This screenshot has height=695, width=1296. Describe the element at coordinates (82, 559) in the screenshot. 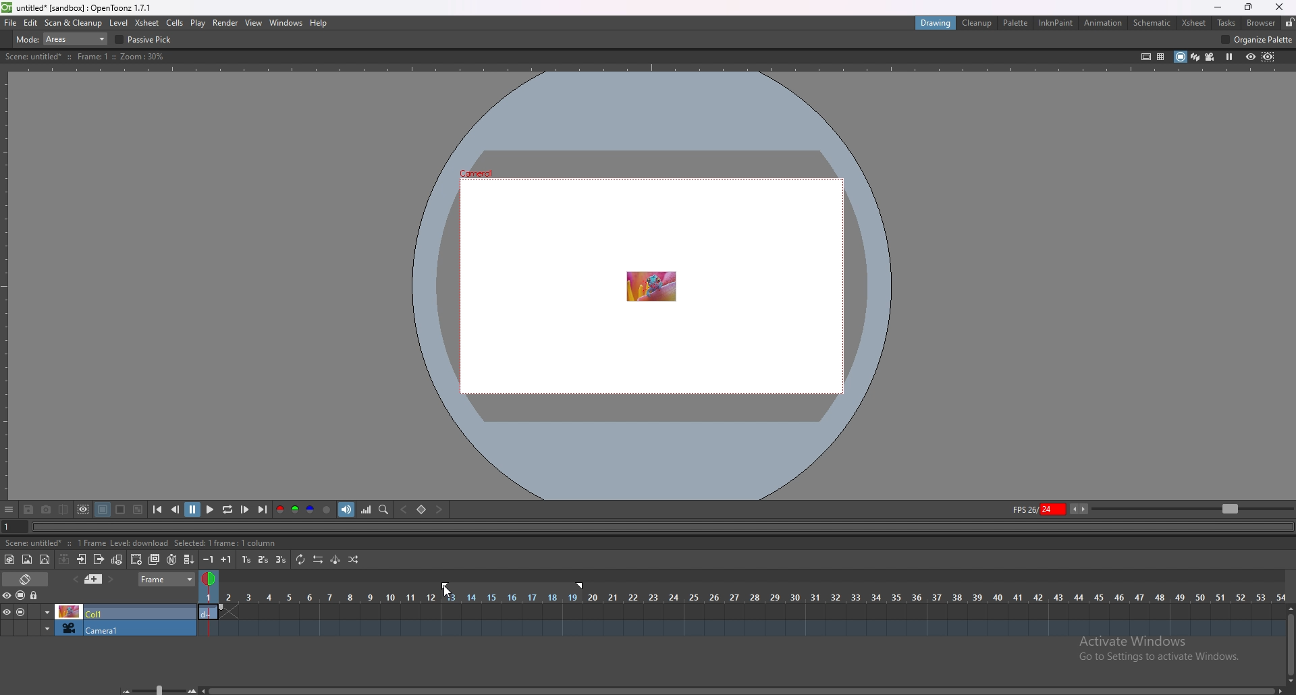

I see `open subsheet` at that location.